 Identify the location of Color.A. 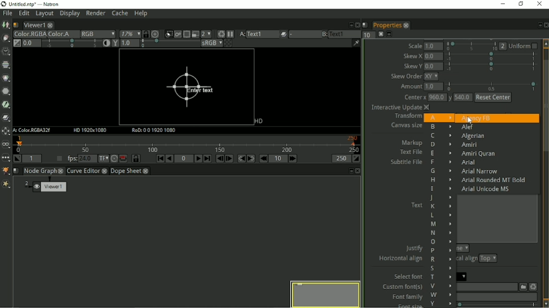
(62, 34).